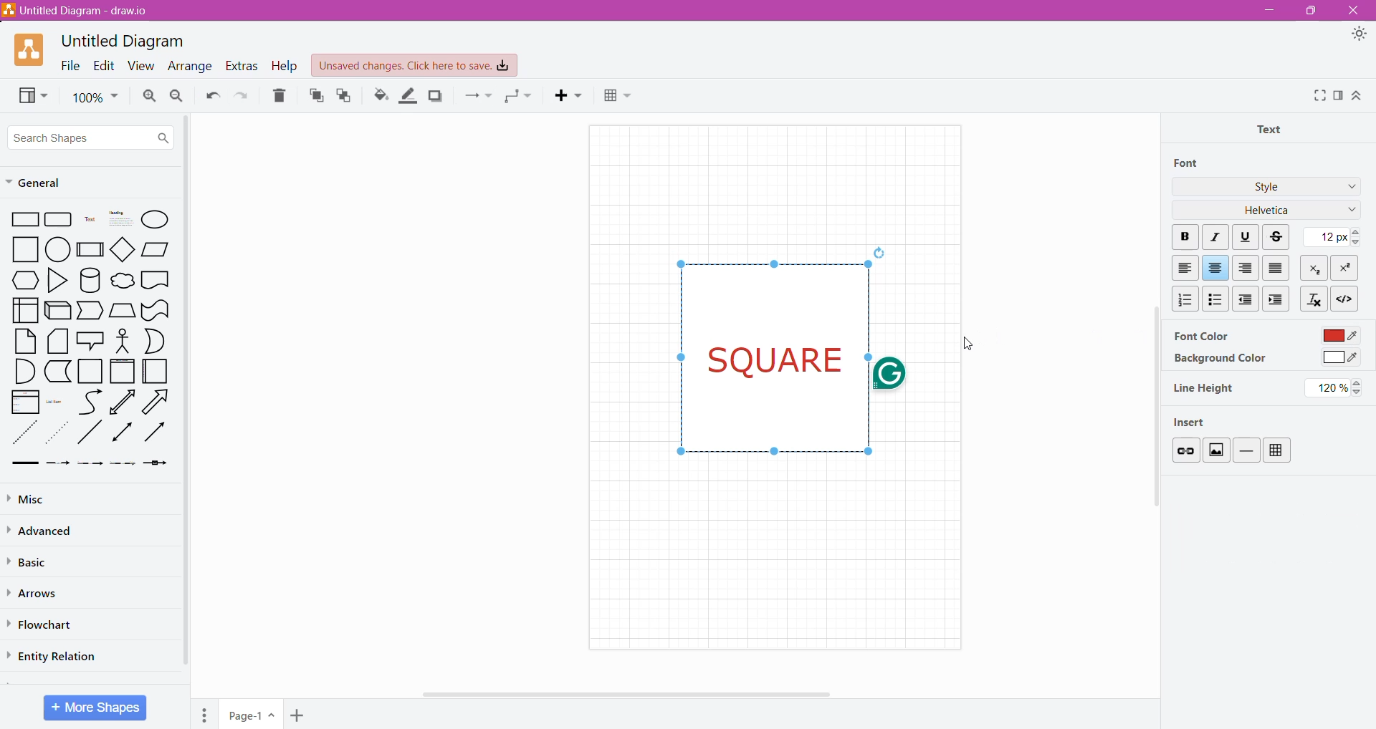  What do you see at coordinates (187, 394) in the screenshot?
I see `Vertical Scroll Bar` at bounding box center [187, 394].